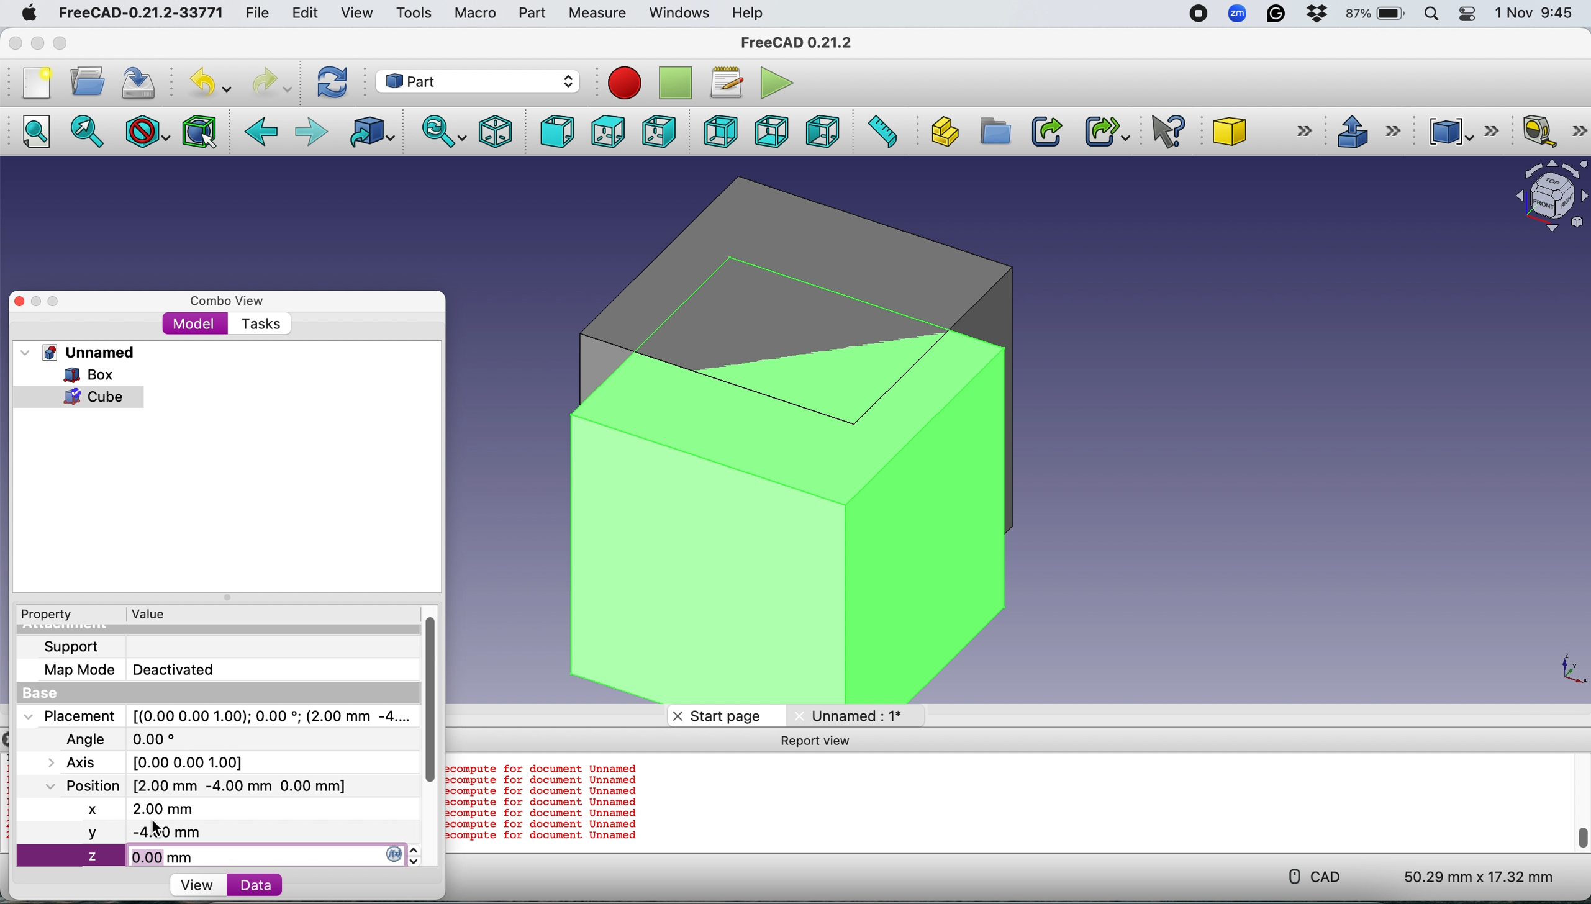 The width and height of the screenshot is (1591, 904). Describe the element at coordinates (1367, 130) in the screenshot. I see `Extrude` at that location.